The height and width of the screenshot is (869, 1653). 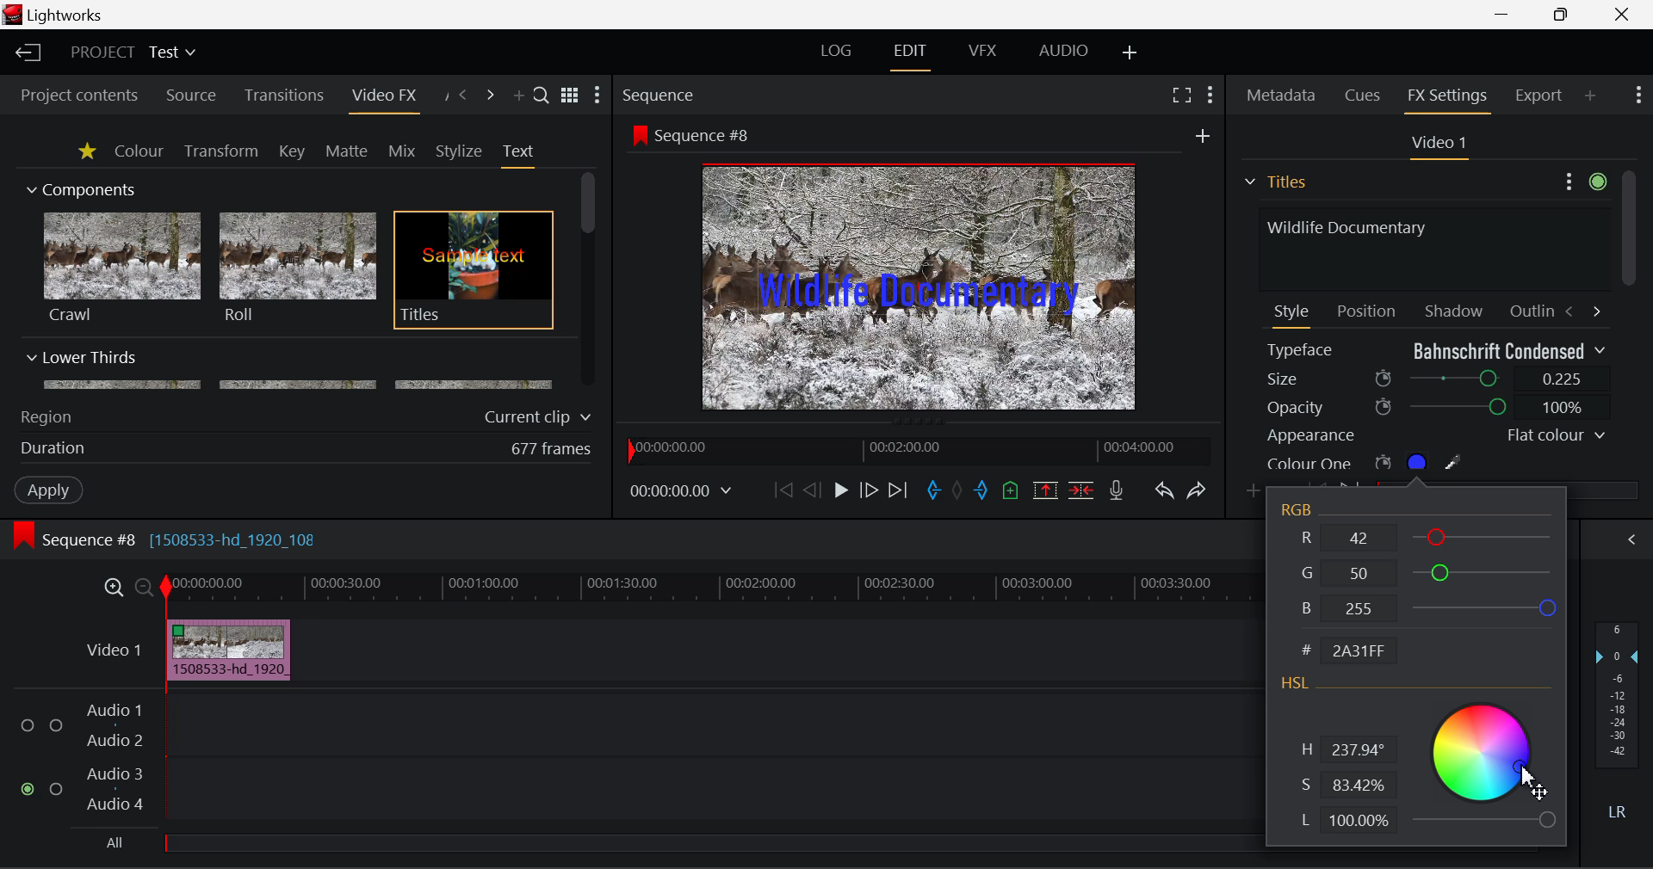 What do you see at coordinates (1430, 536) in the screenshot?
I see `R` at bounding box center [1430, 536].